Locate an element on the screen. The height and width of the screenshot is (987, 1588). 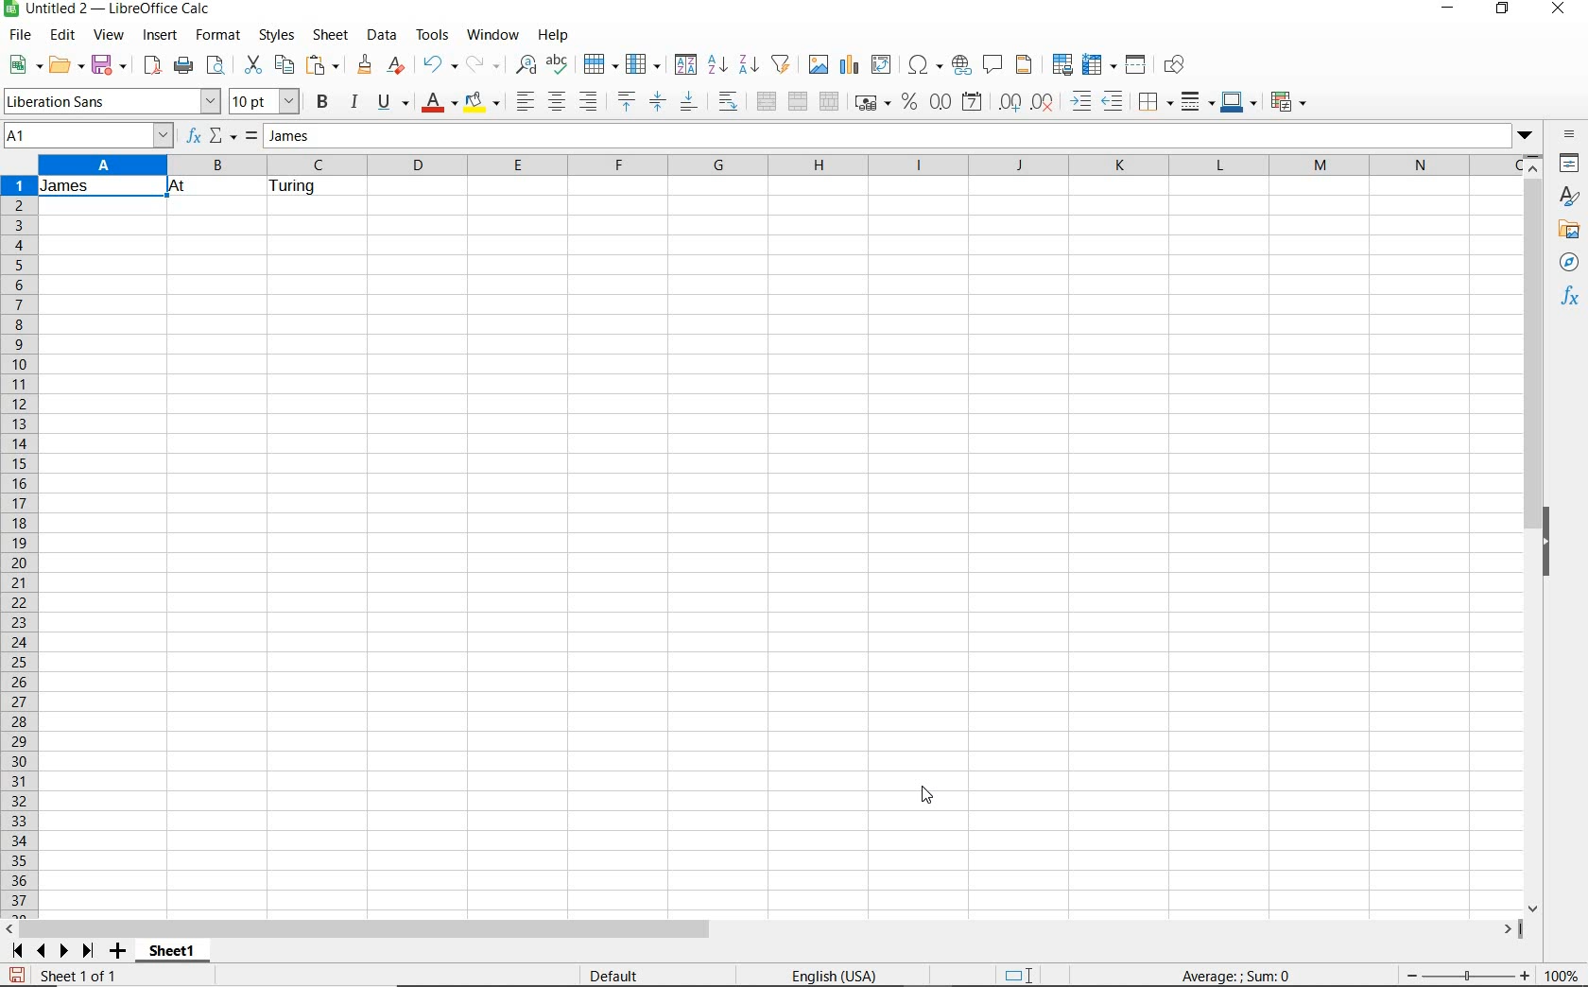
close is located at coordinates (1562, 9).